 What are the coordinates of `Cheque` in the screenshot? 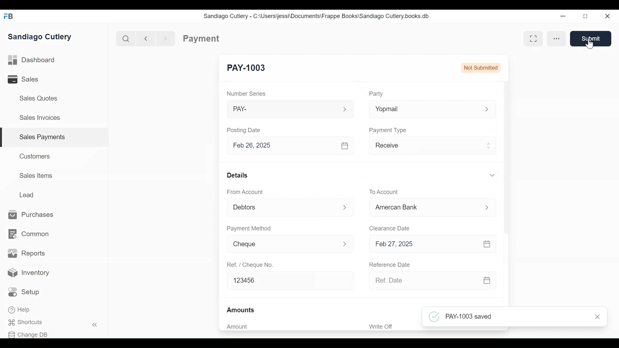 It's located at (282, 244).